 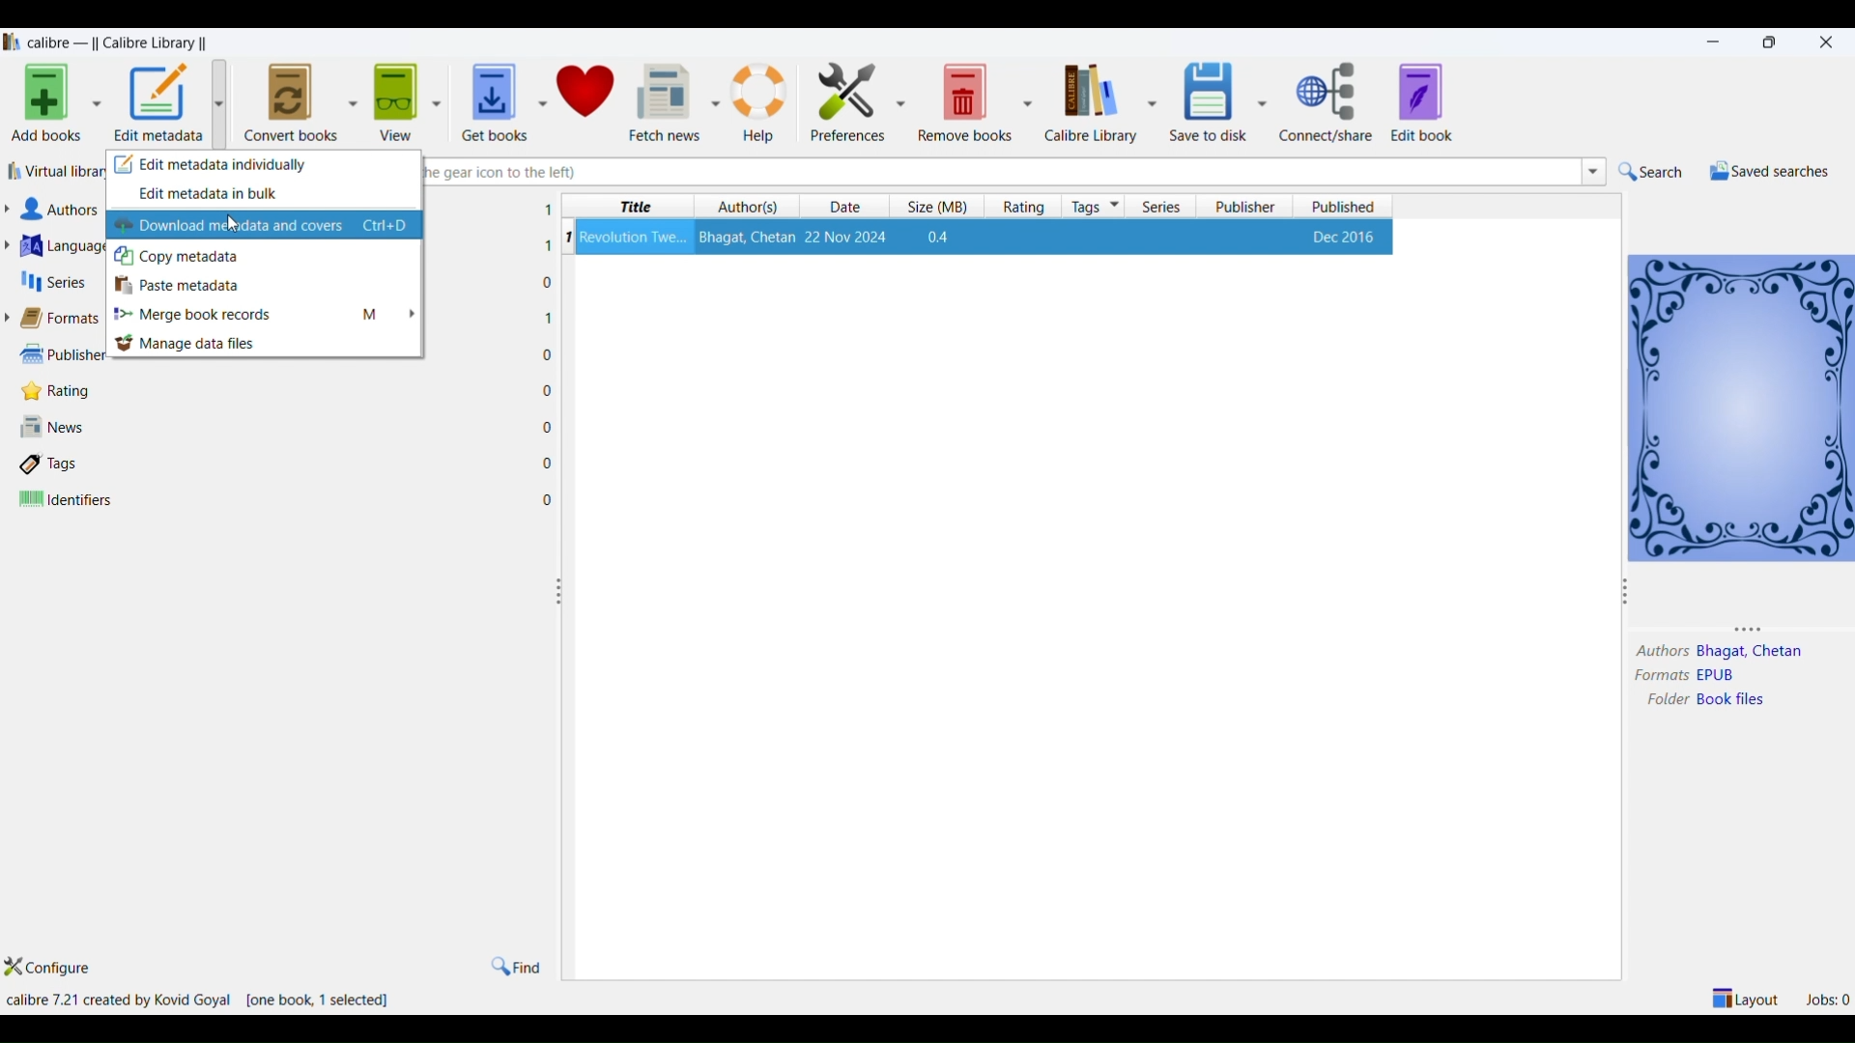 What do you see at coordinates (515, 966) in the screenshot?
I see `find` at bounding box center [515, 966].